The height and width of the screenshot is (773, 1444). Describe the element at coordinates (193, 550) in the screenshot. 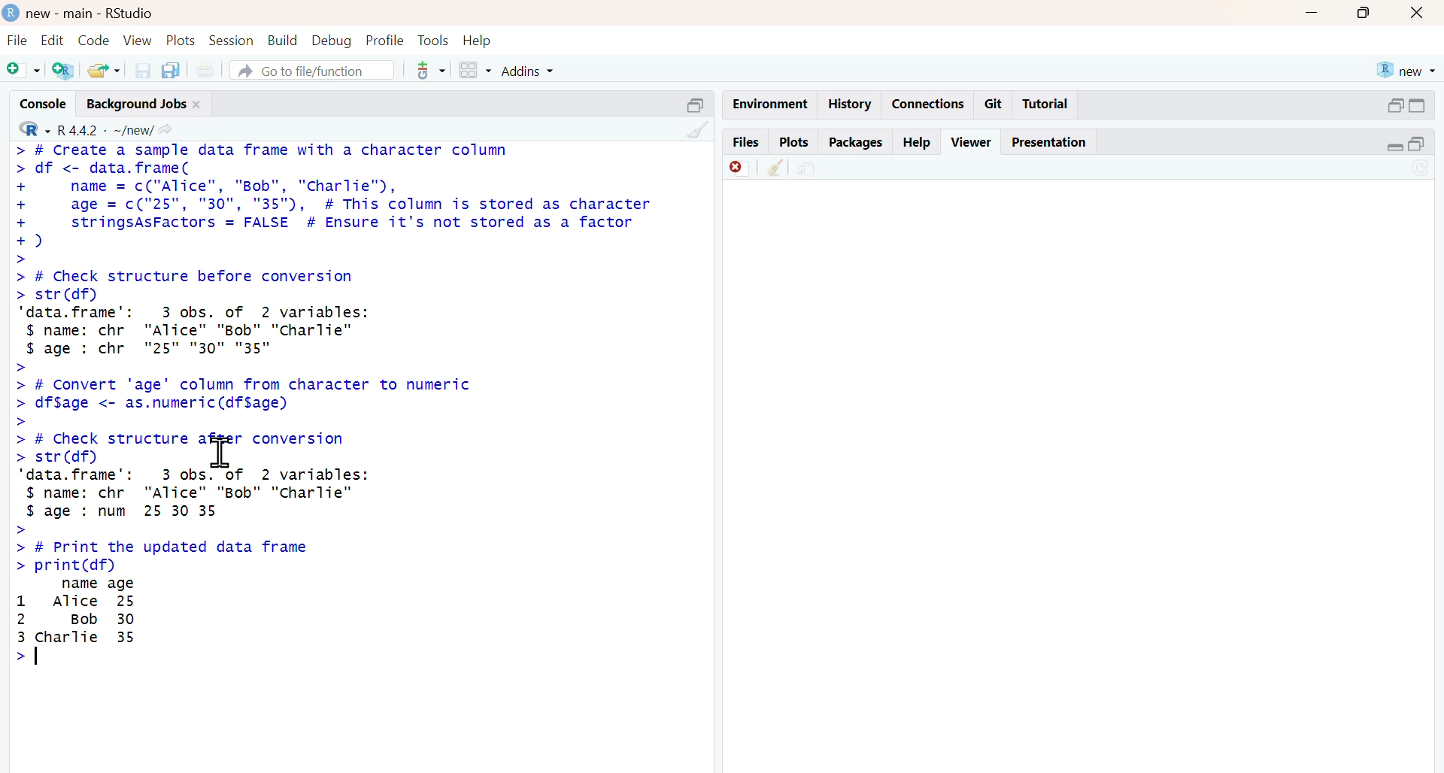

I see `> # Check structure after conversion> str(df) ‘data. frame’: 3 obs. of 2 variables:$ name: chr "Alice" "Bob" "Charlie"$ age : num 25 30 35>> [ Print the updated data frame> print(df)name age1 Alice 252 Bob 303 Charlie 35` at that location.